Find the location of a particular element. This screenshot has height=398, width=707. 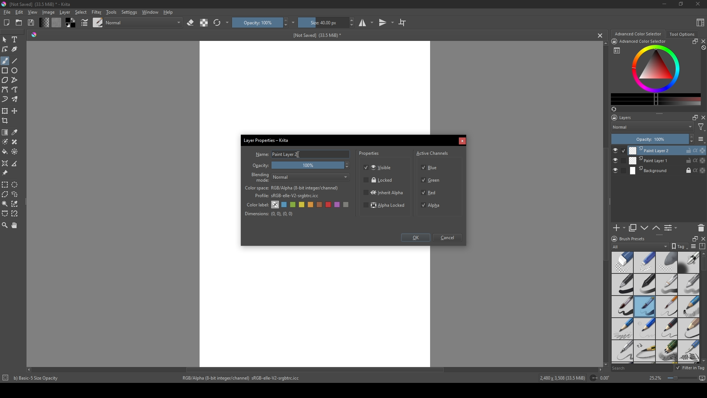

Tool Options is located at coordinates (682, 34).